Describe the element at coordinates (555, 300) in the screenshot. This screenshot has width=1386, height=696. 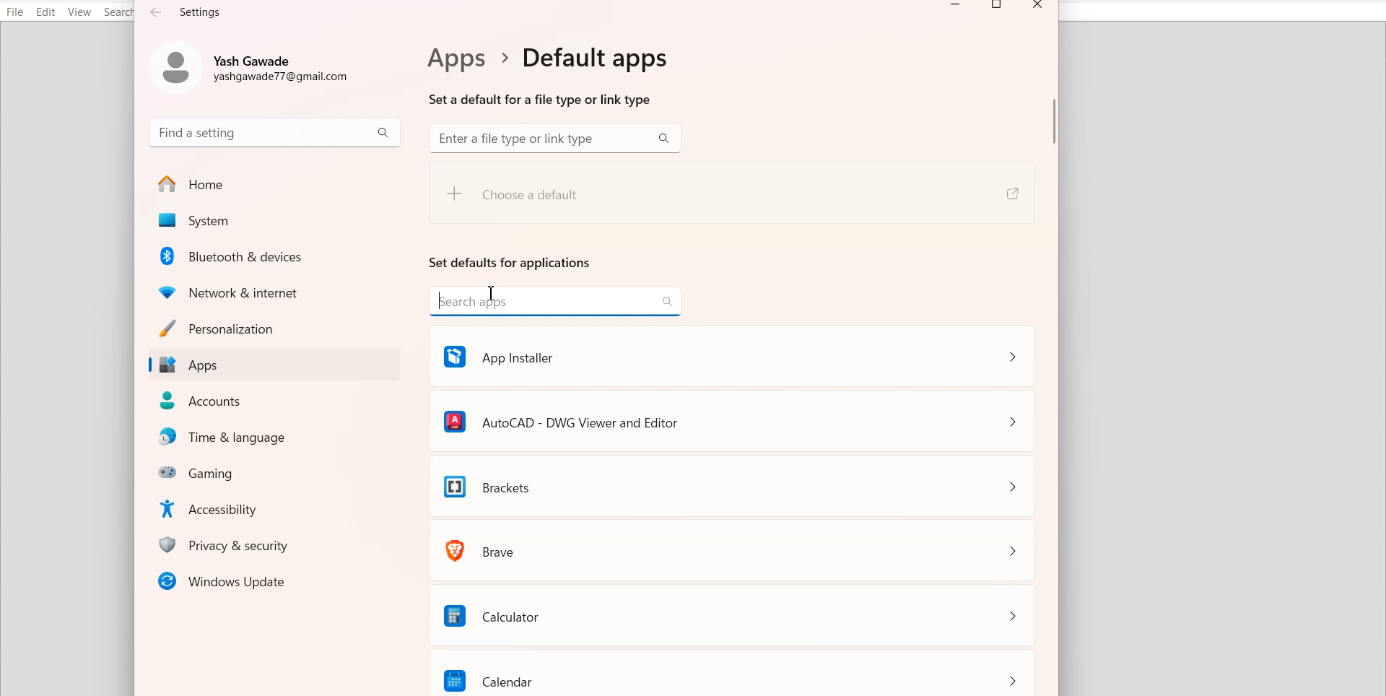
I see `Search apps` at that location.